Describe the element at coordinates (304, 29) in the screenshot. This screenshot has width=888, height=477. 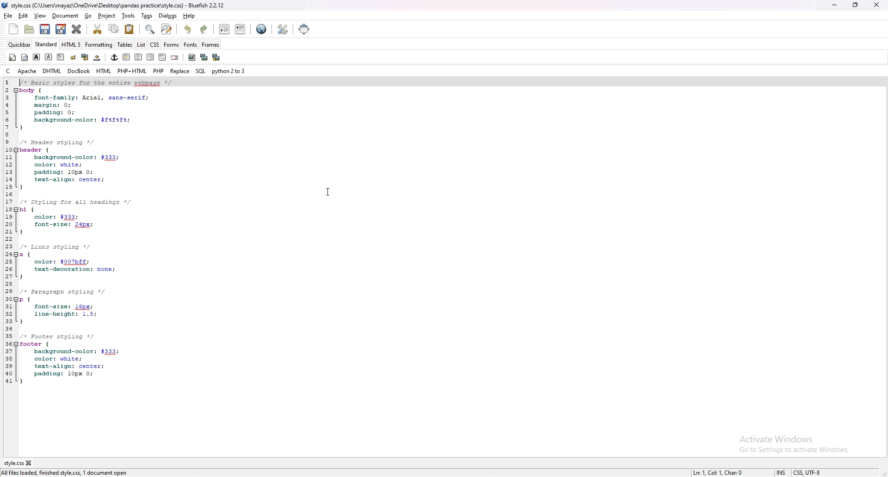
I see `full screen` at that location.